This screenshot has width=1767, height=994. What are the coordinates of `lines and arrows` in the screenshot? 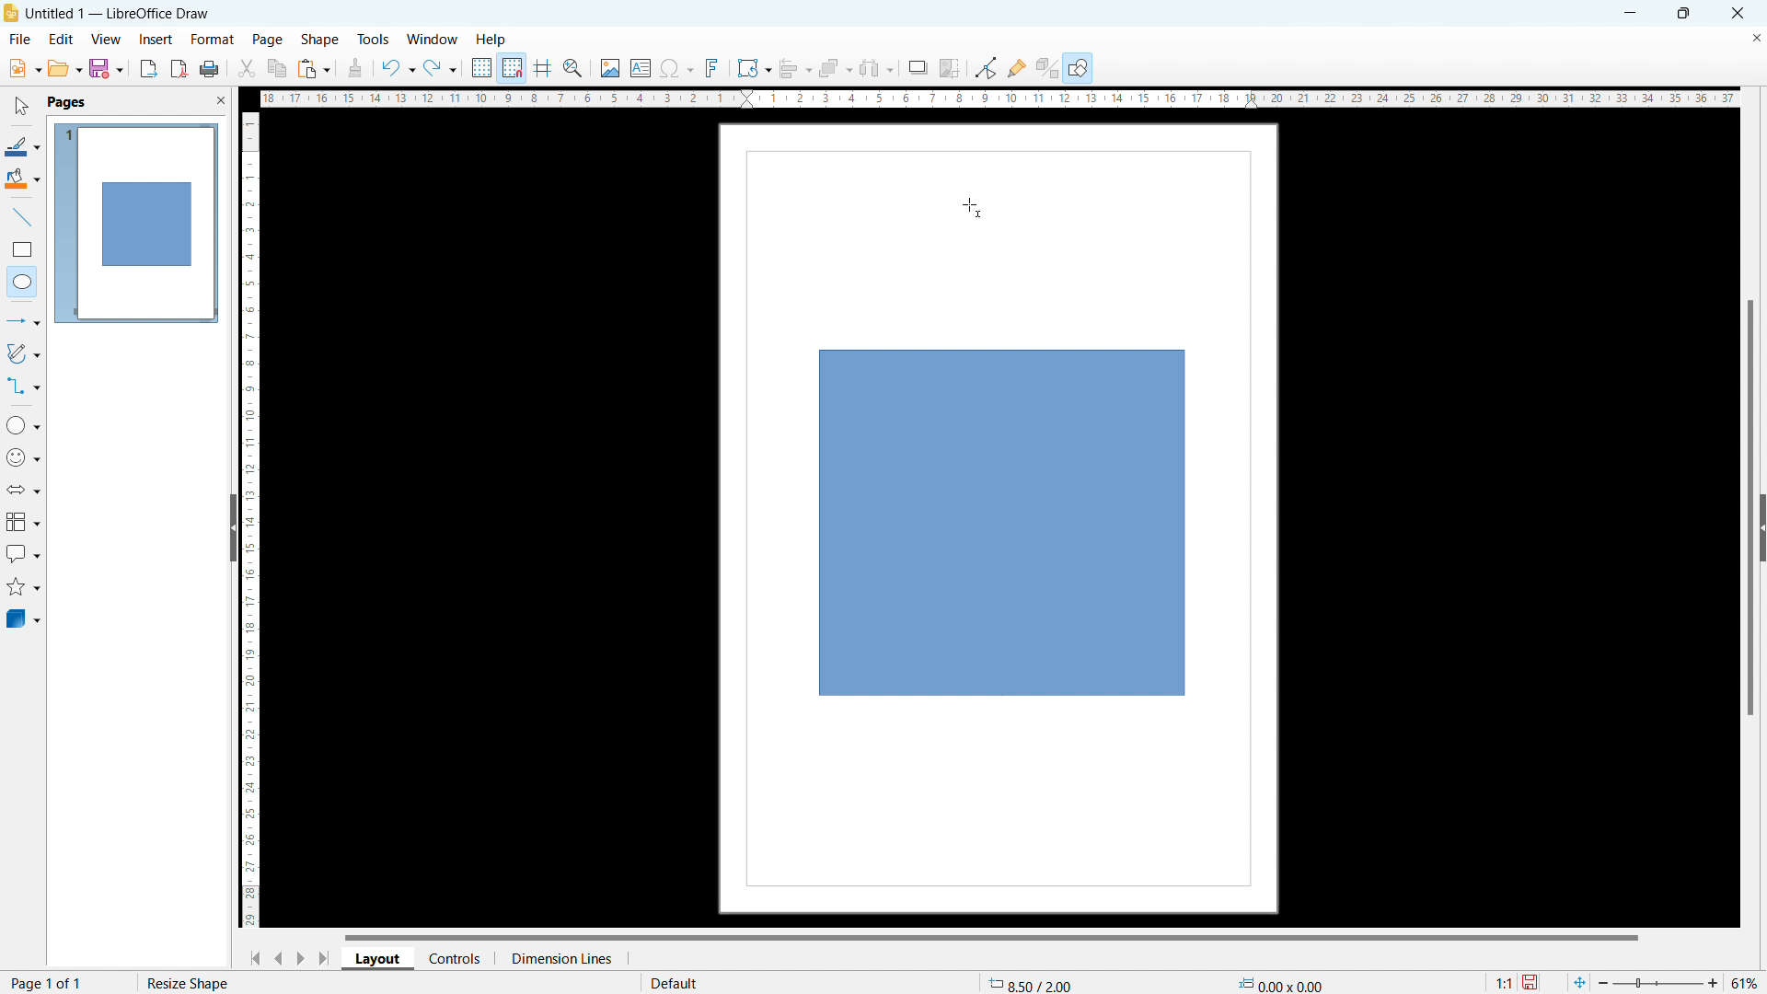 It's located at (24, 323).